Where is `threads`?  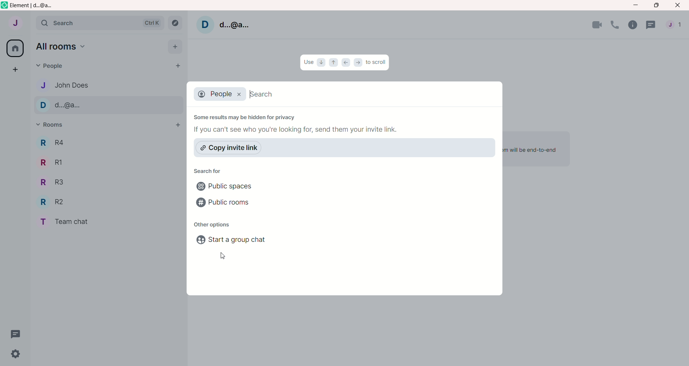 threads is located at coordinates (653, 27).